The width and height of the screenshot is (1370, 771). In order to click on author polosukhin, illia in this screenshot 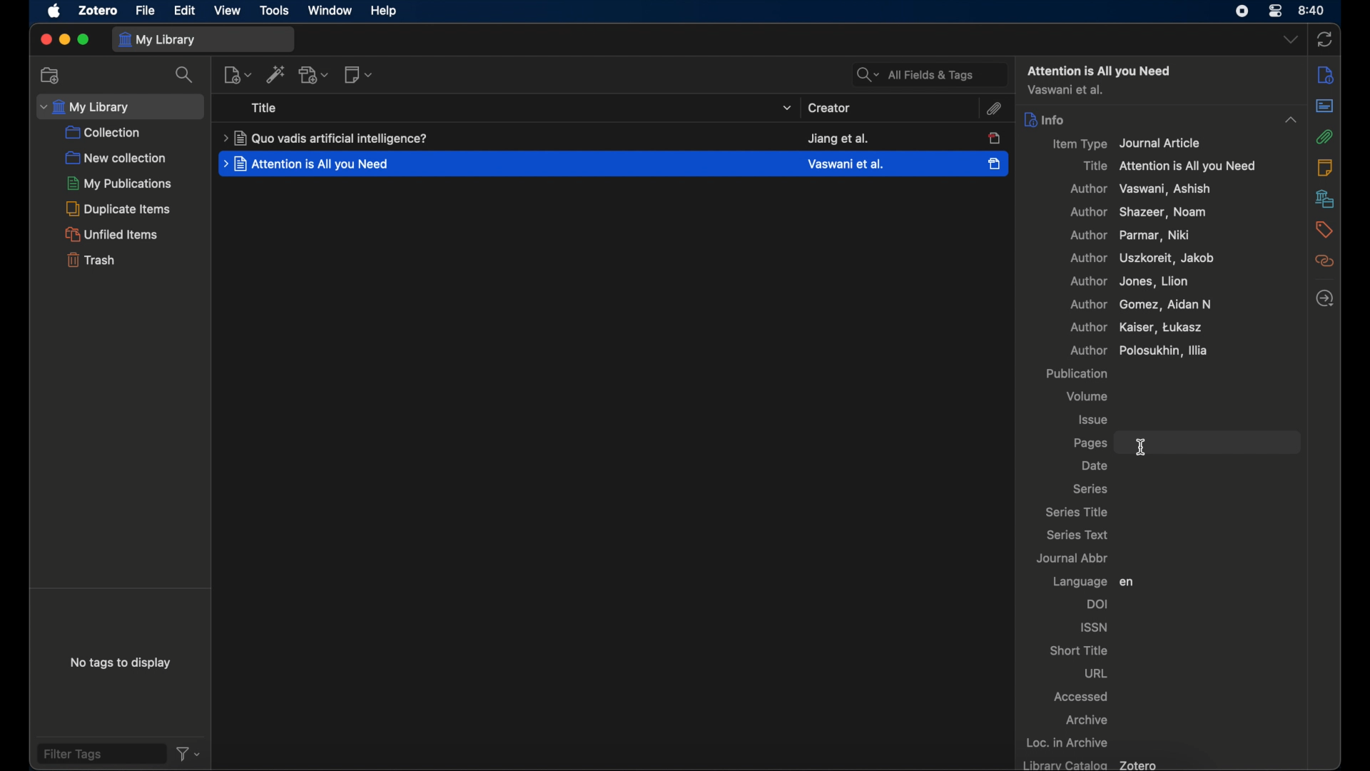, I will do `click(1100, 351)`.